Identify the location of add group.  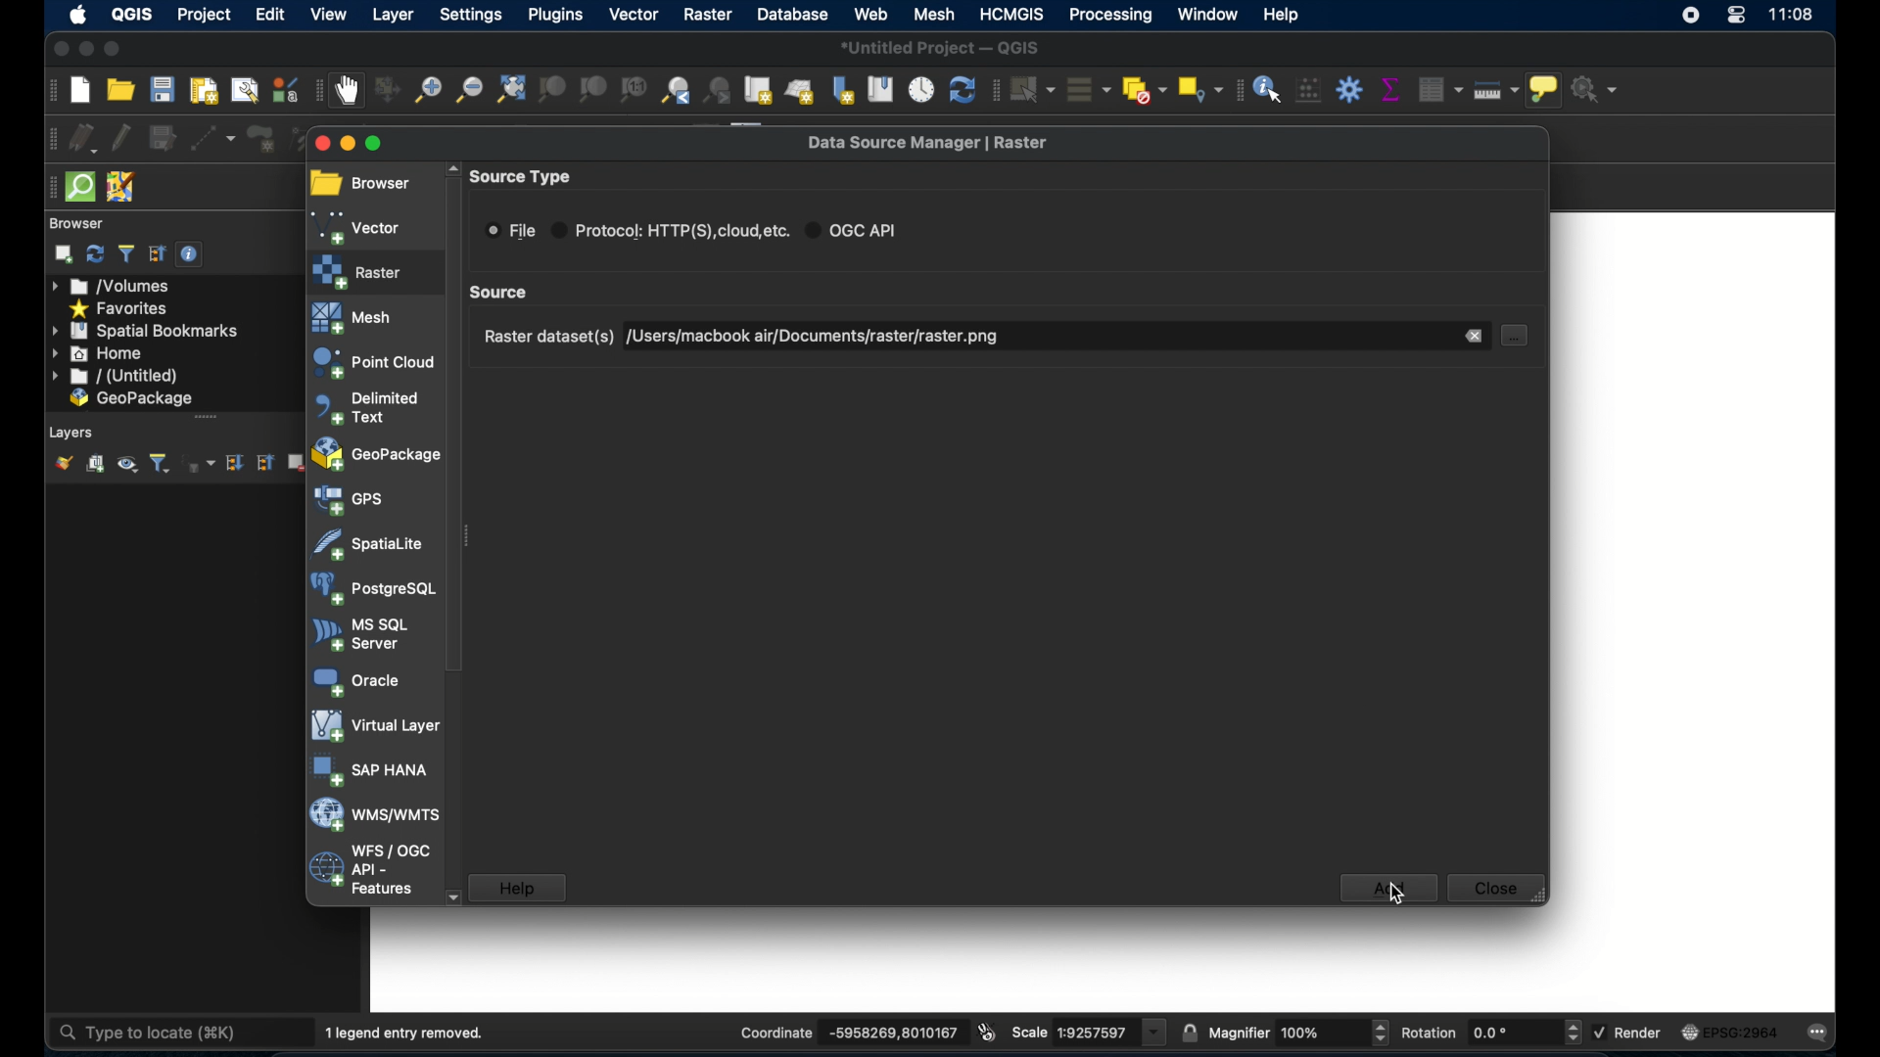
(96, 464).